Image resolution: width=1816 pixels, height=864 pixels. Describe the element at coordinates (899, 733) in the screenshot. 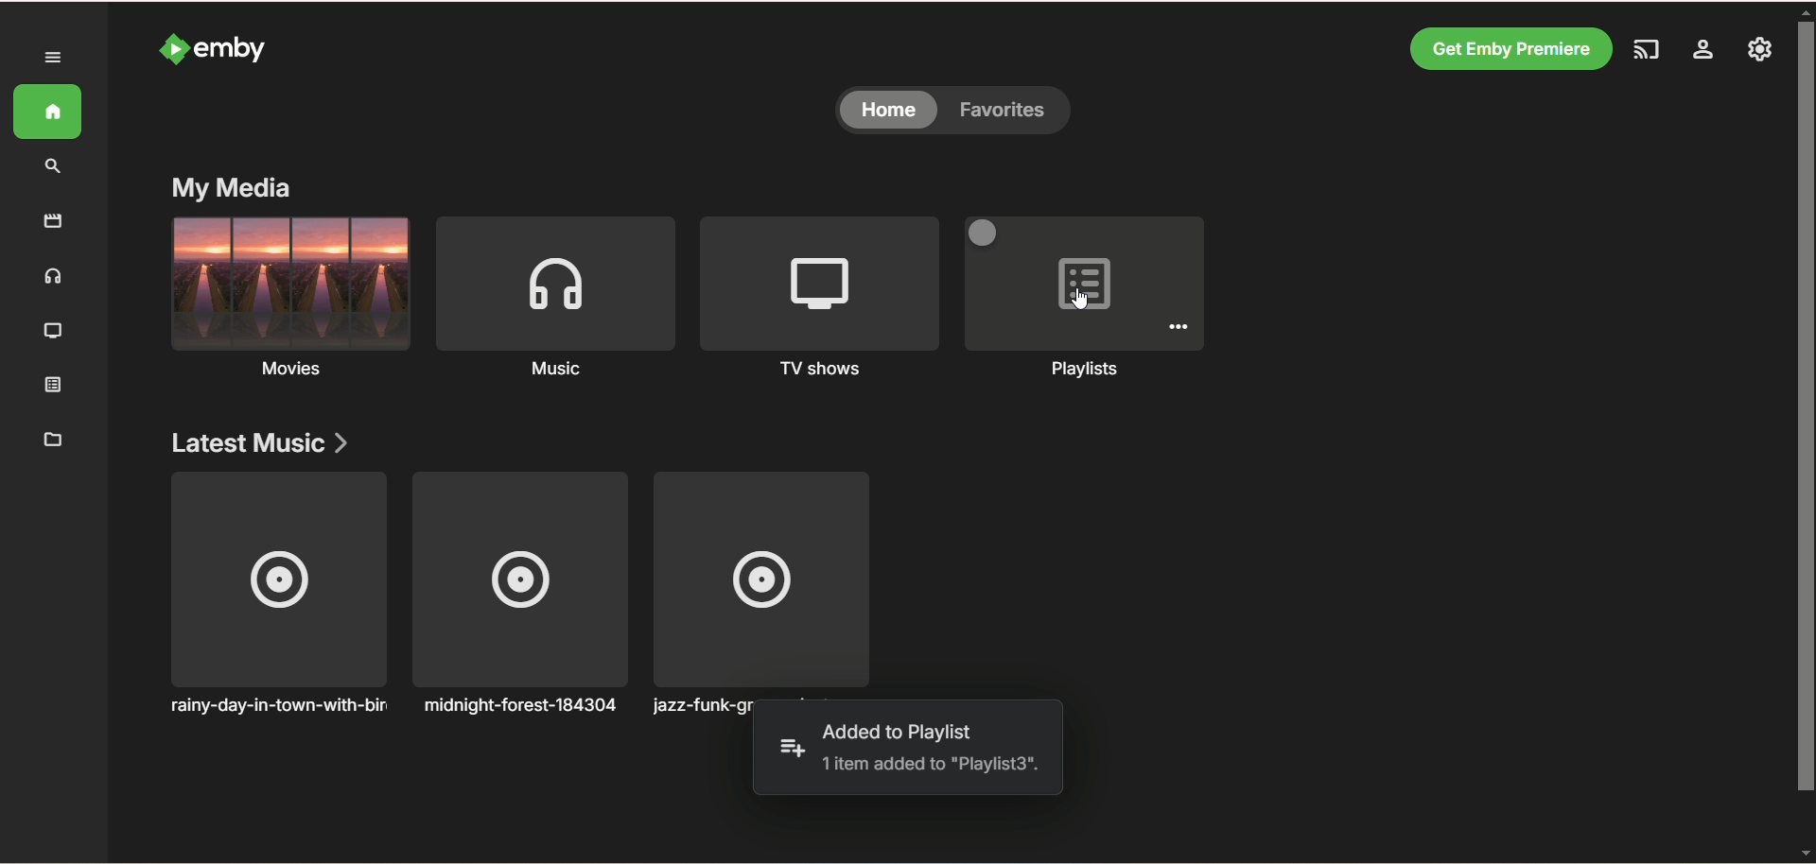

I see `added to playlist` at that location.